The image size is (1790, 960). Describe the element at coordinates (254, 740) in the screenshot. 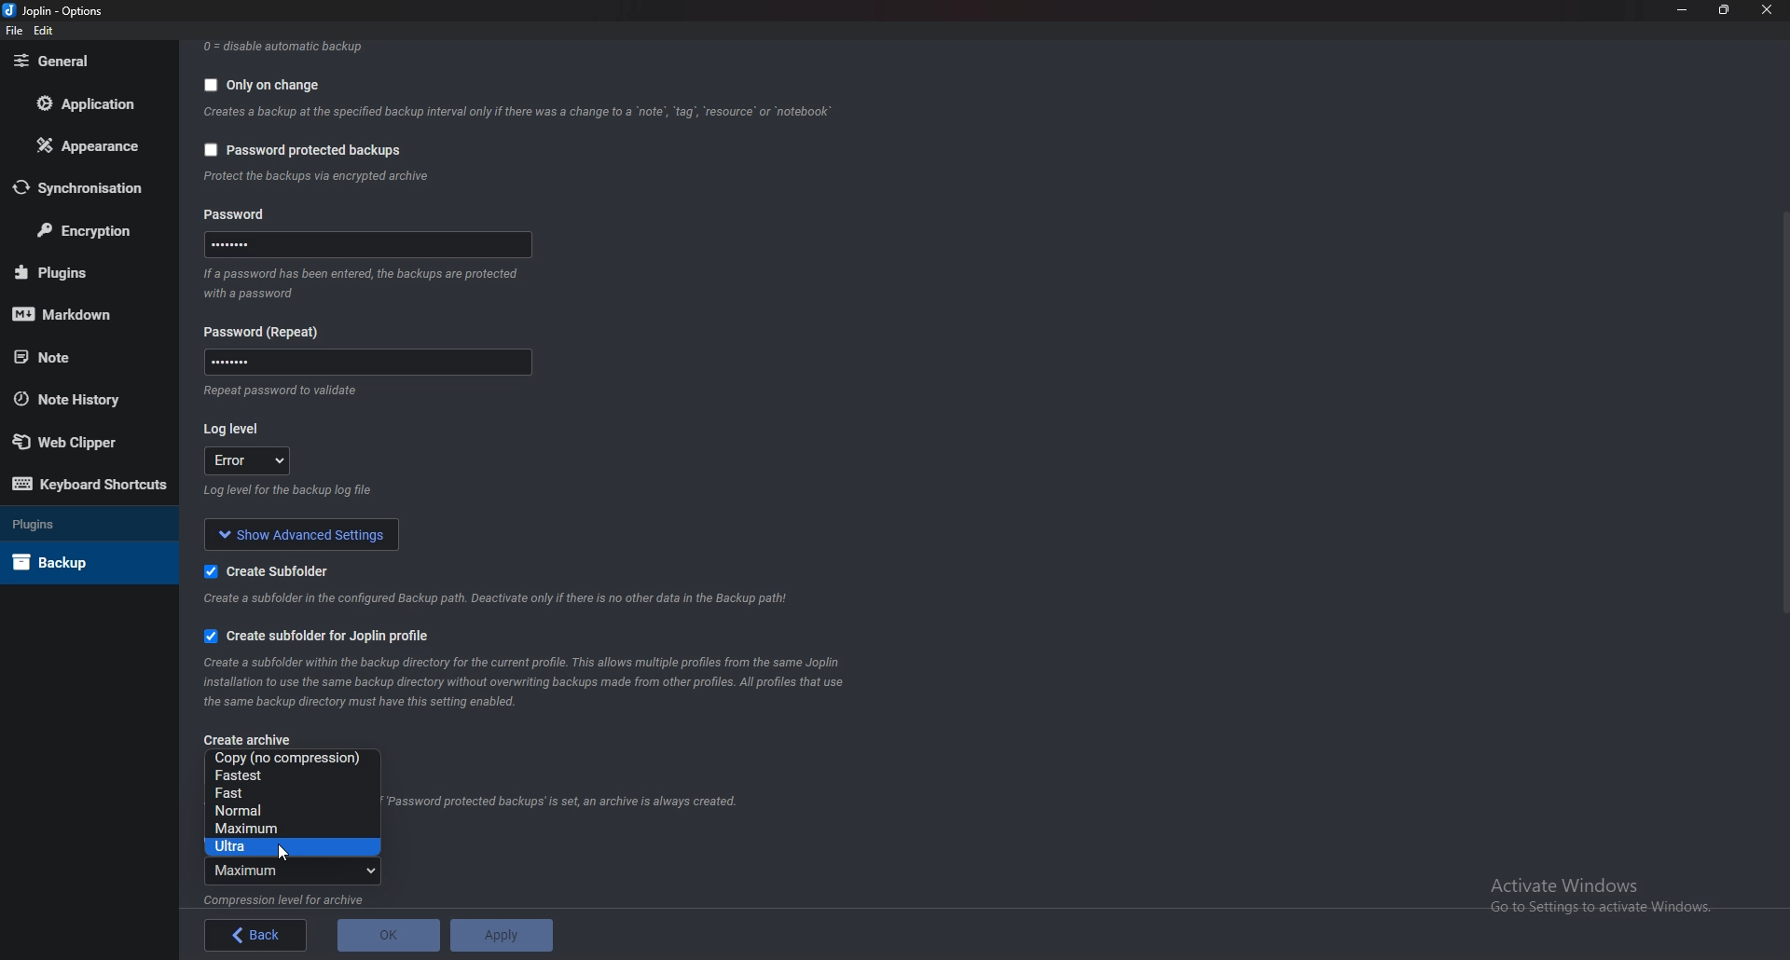

I see `Create archive` at that location.